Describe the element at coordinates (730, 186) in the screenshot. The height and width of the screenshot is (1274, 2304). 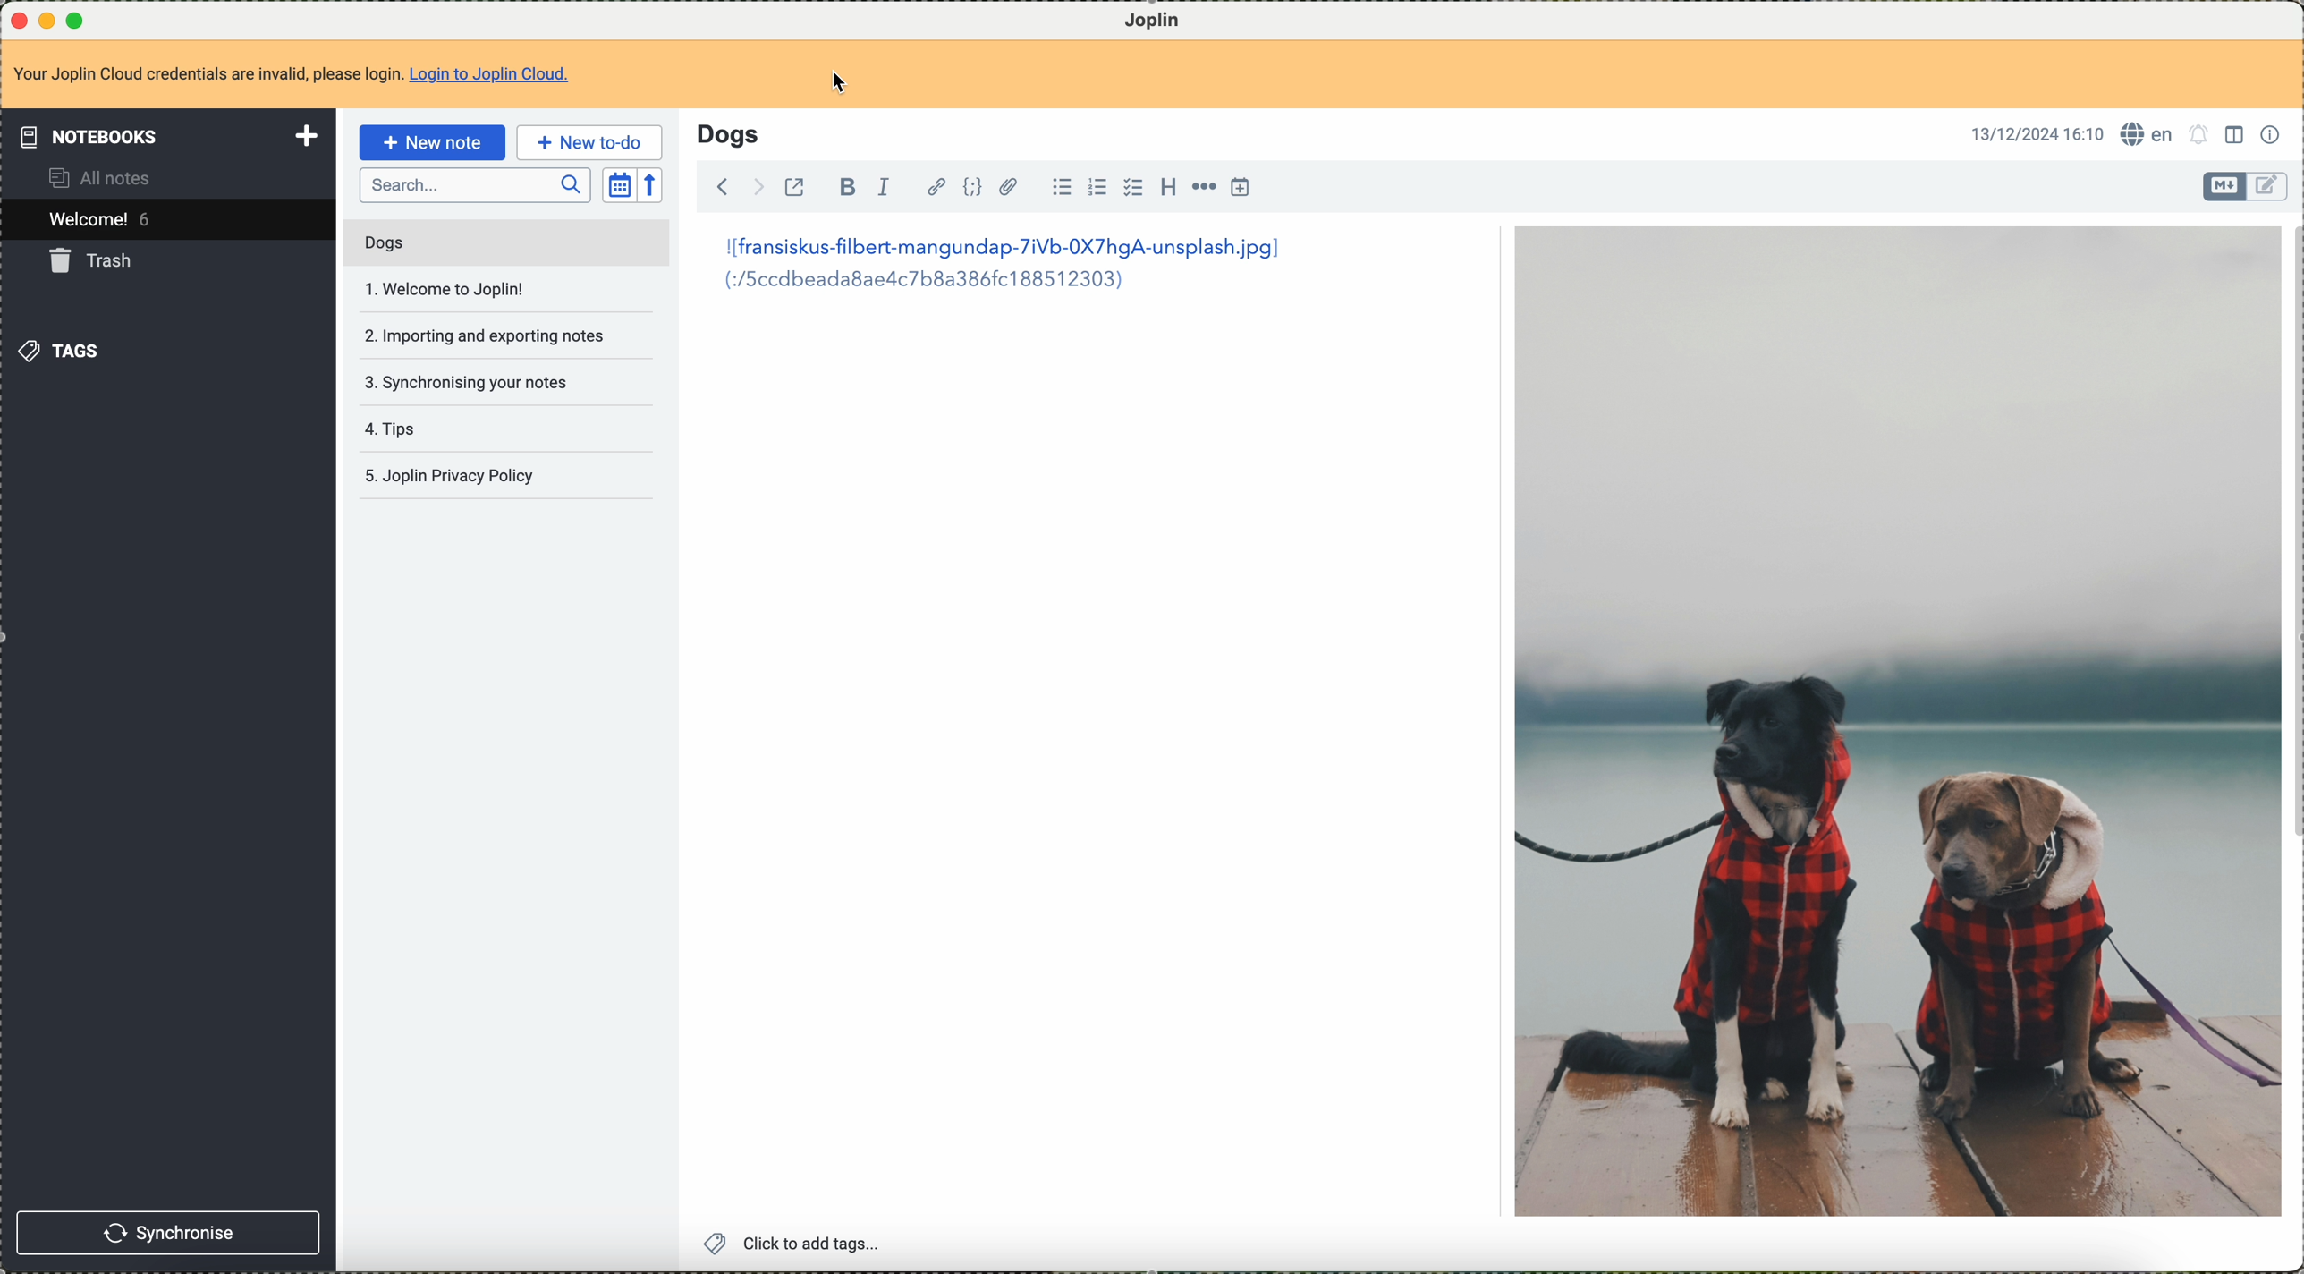
I see `back` at that location.